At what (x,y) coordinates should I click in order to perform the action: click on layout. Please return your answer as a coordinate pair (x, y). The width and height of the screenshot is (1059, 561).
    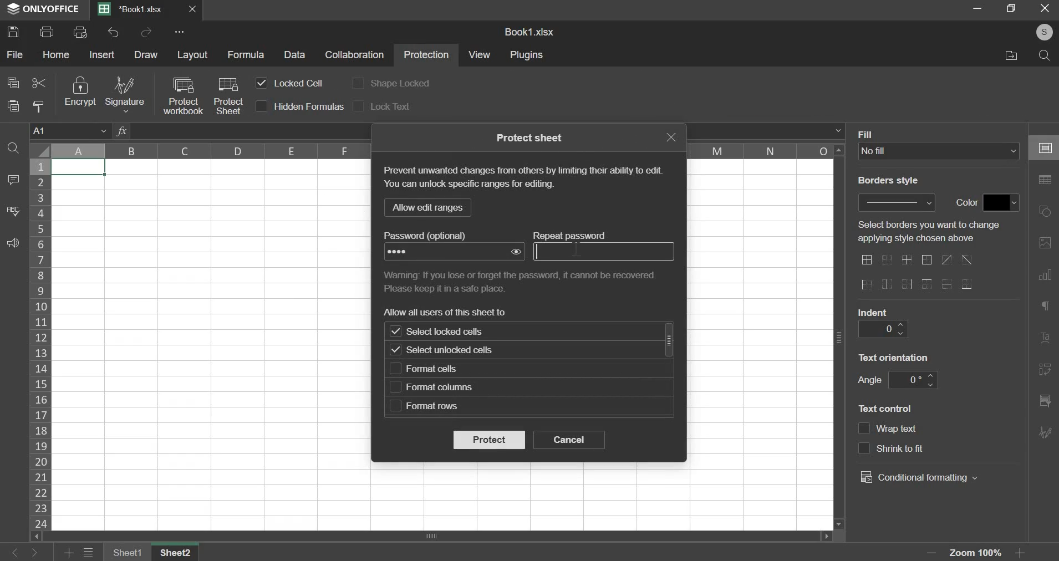
    Looking at the image, I should click on (193, 54).